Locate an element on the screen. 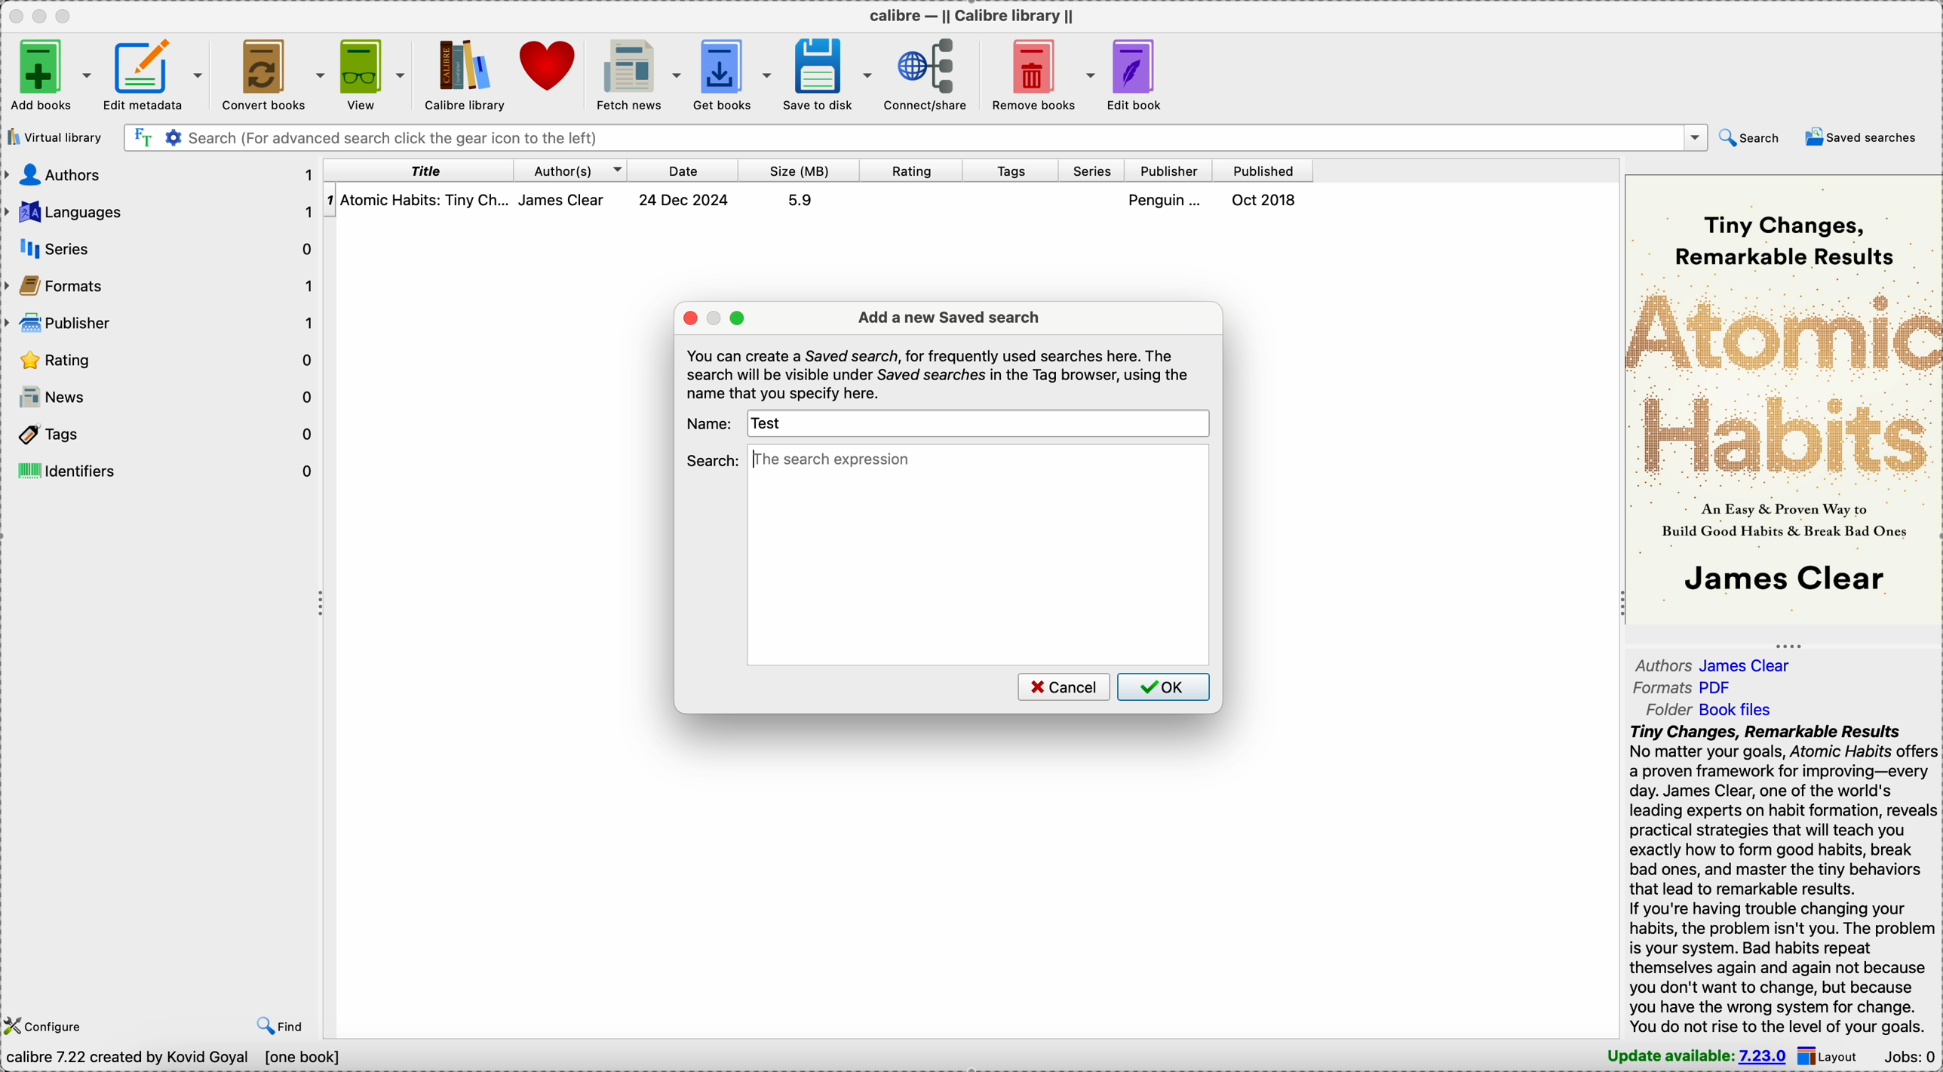 The height and width of the screenshot is (1072, 1943). update available: 7.23.0 is located at coordinates (1690, 1055).